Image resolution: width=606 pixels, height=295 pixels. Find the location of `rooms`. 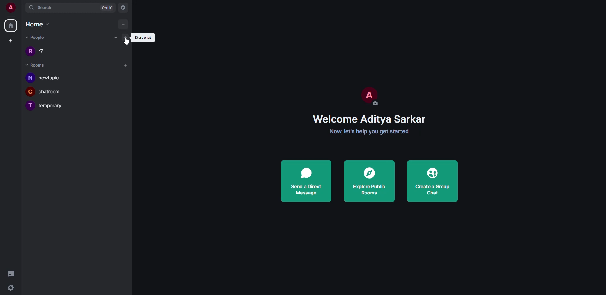

rooms is located at coordinates (35, 65).